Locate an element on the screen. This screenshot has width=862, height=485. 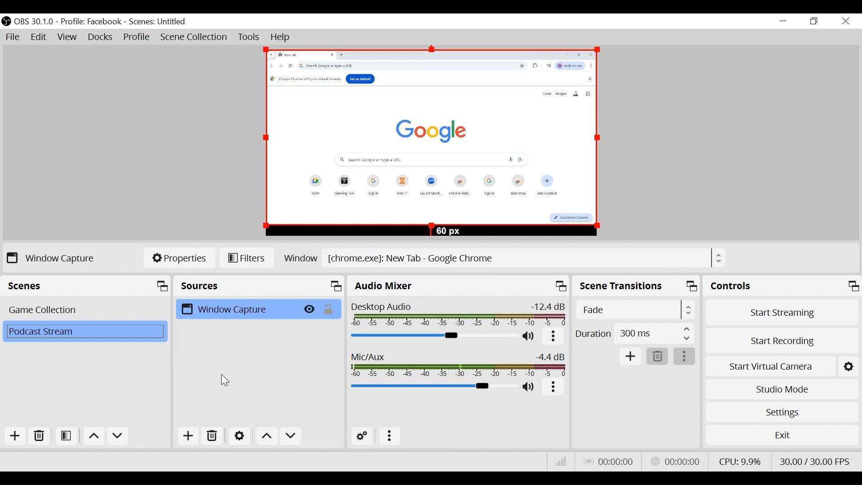
Edit is located at coordinates (39, 37).